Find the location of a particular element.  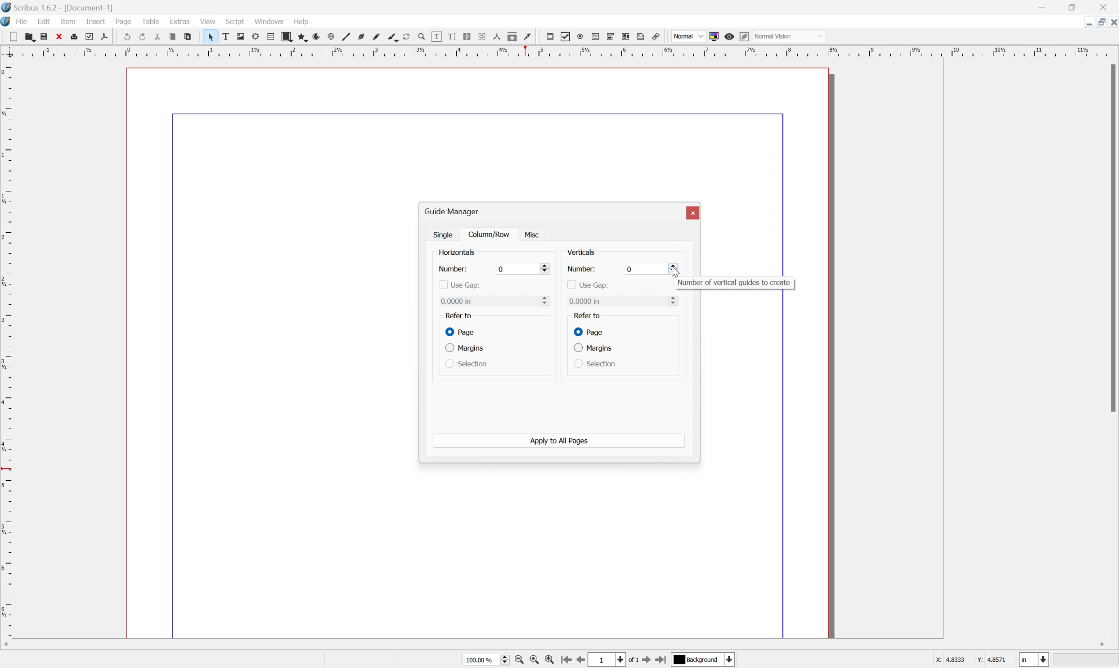

copy item properties is located at coordinates (512, 36).